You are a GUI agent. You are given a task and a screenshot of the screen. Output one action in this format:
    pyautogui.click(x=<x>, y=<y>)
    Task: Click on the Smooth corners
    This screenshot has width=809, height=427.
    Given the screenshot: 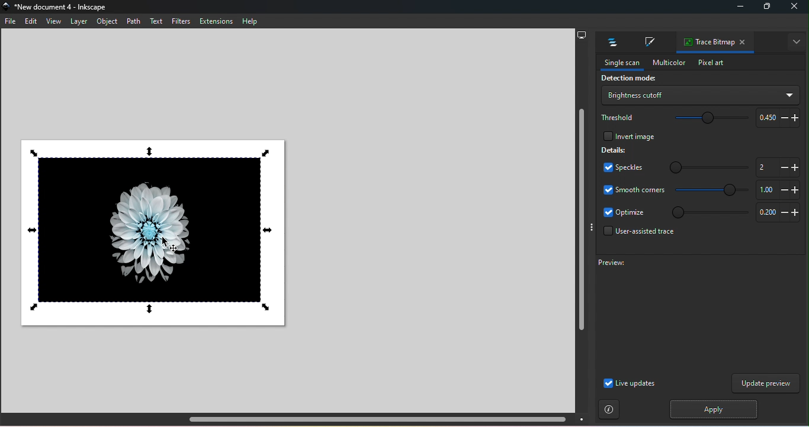 What is the action you would take?
    pyautogui.click(x=634, y=189)
    